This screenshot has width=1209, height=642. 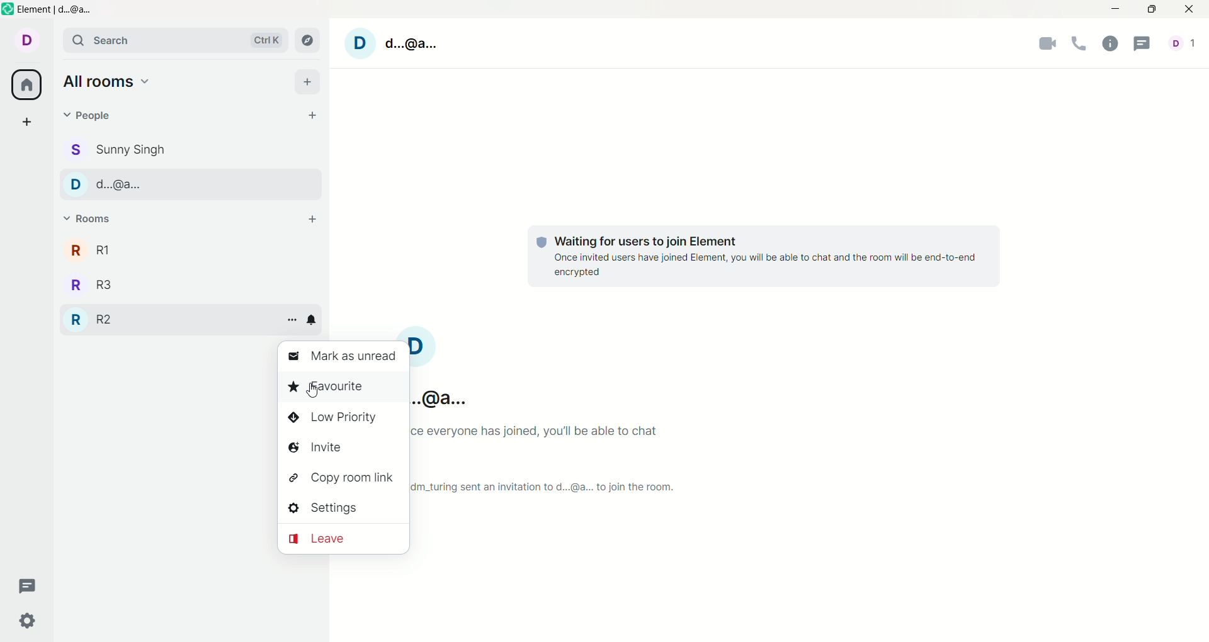 I want to click on all rooms, so click(x=26, y=86).